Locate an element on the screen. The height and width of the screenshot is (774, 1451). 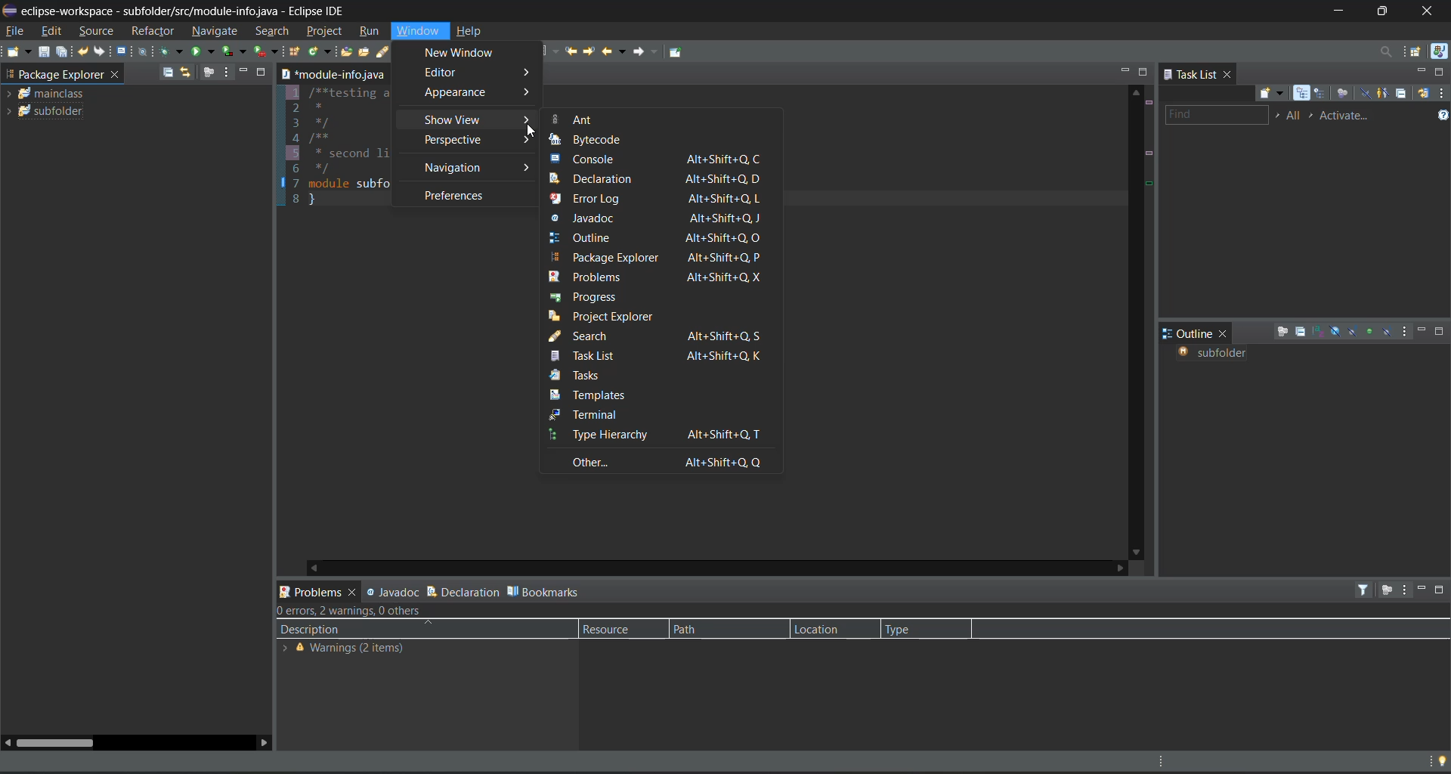
close is located at coordinates (1229, 73).